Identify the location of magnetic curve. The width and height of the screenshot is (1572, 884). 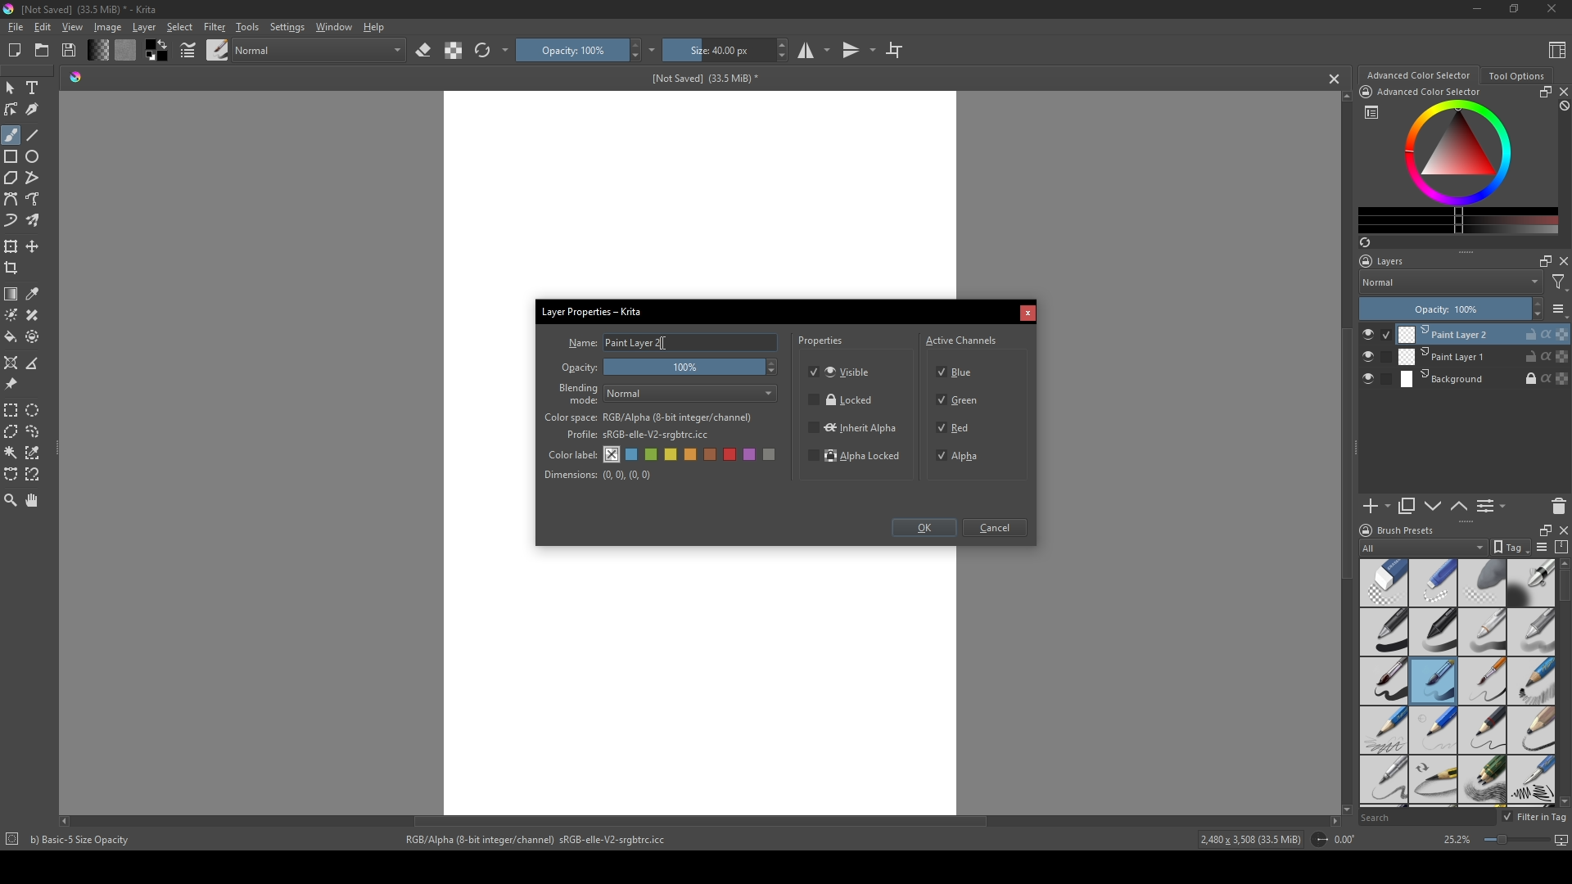
(34, 476).